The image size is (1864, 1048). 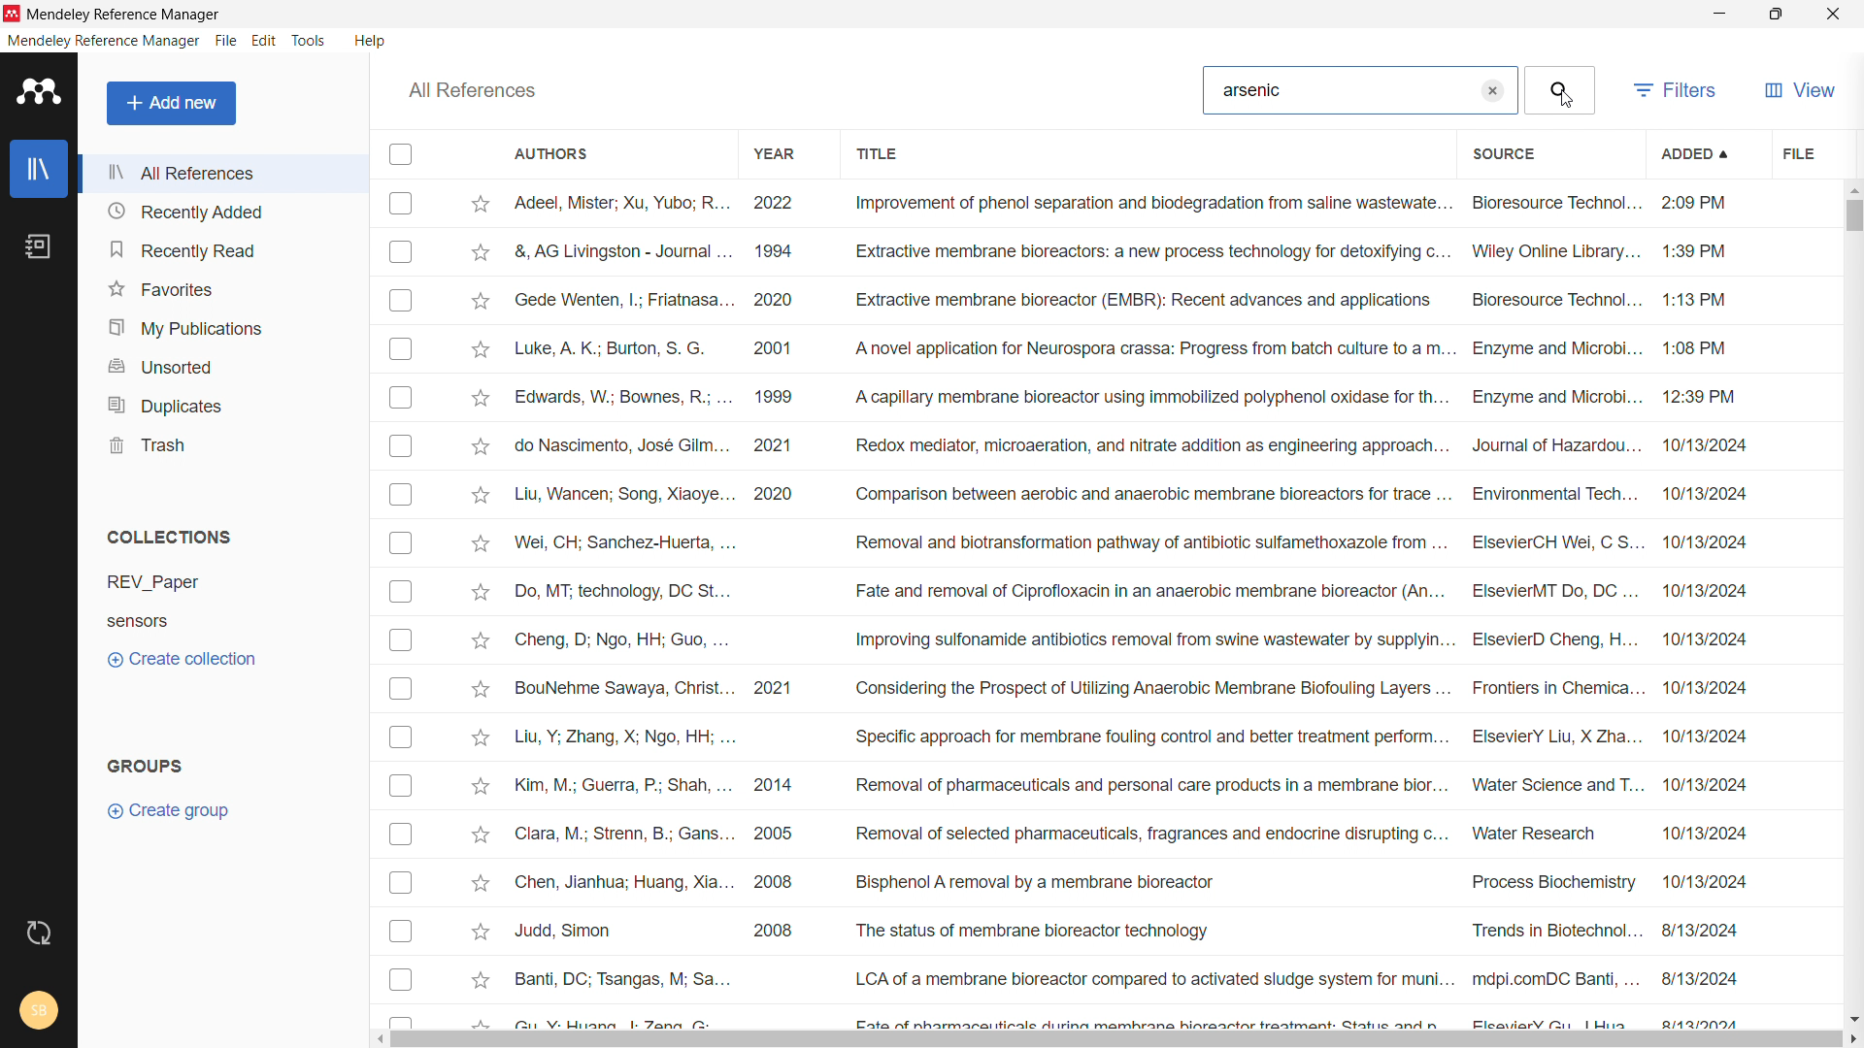 What do you see at coordinates (1136, 493) in the screenshot?
I see `Liu, Wancen; Song, Xiaoye... 2020 ‘Comparison between aerobic and anaerobic membrane bioreactors for trace ... Environmental Tech... 10/13/2024` at bounding box center [1136, 493].